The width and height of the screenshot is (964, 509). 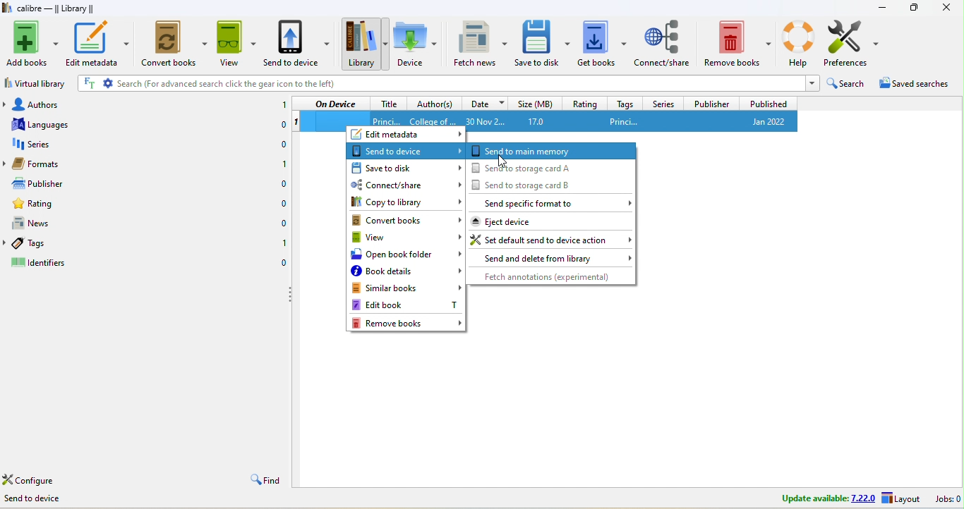 What do you see at coordinates (459, 84) in the screenshot?
I see `search (for advanced search click the gear icon to the left)` at bounding box center [459, 84].